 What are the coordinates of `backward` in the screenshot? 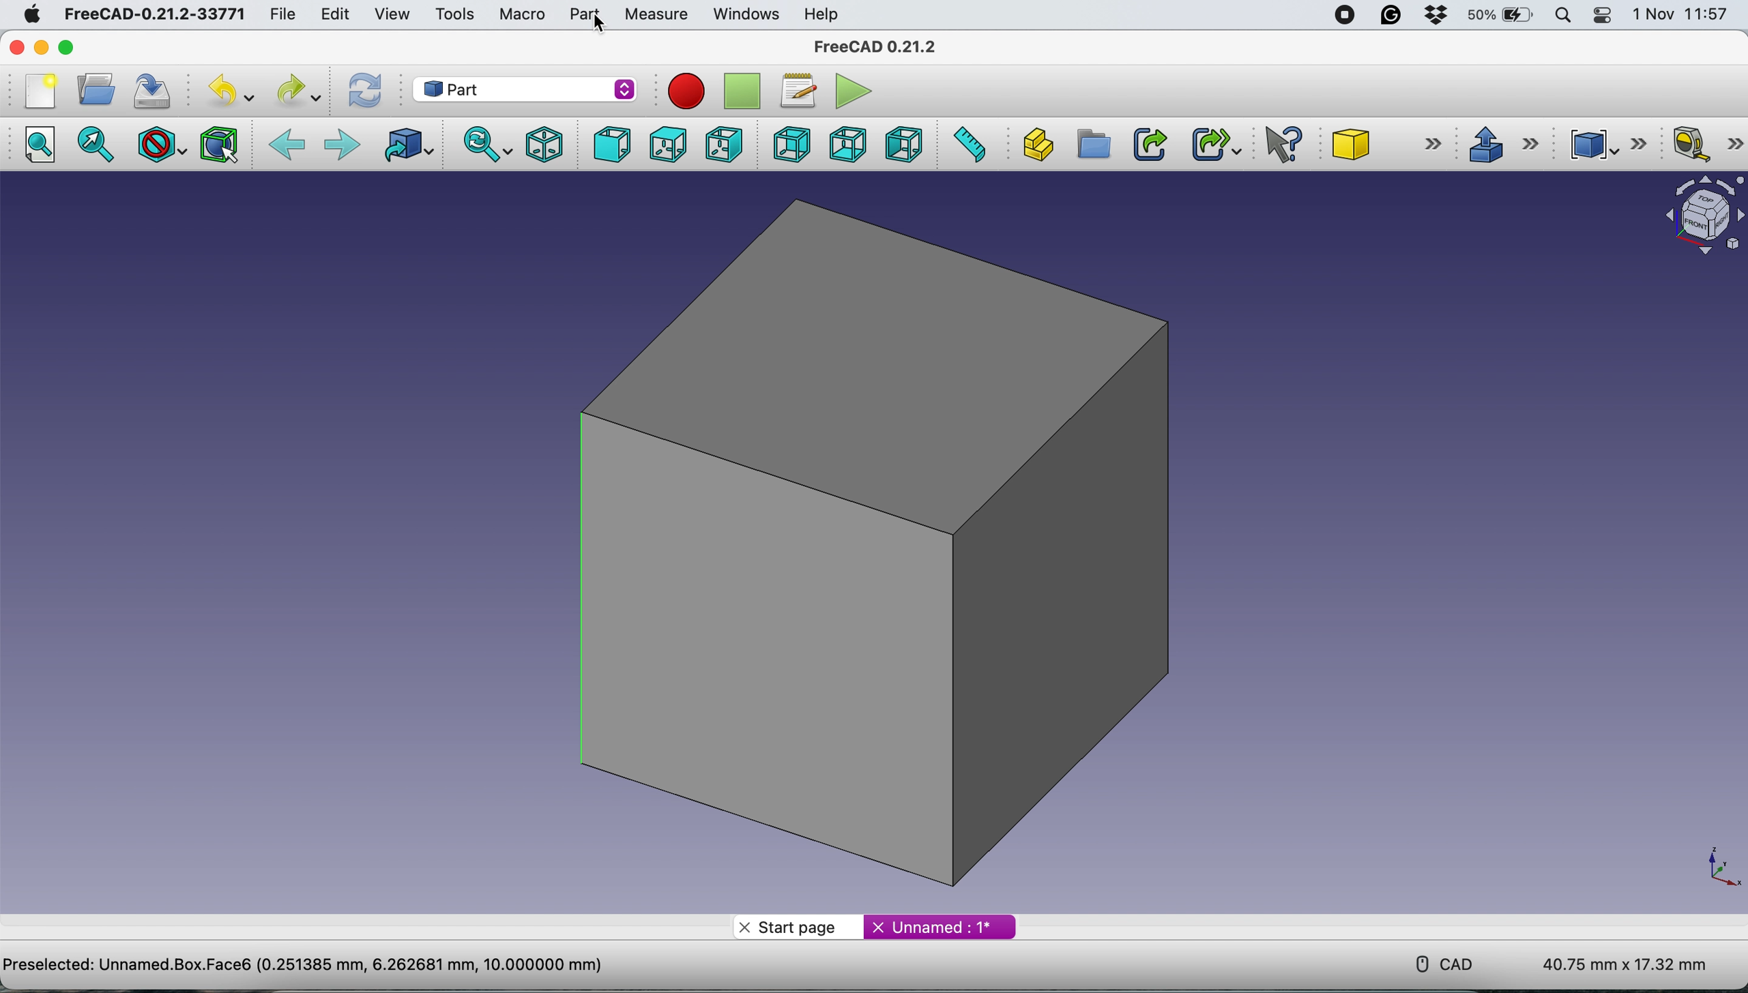 It's located at (287, 147).